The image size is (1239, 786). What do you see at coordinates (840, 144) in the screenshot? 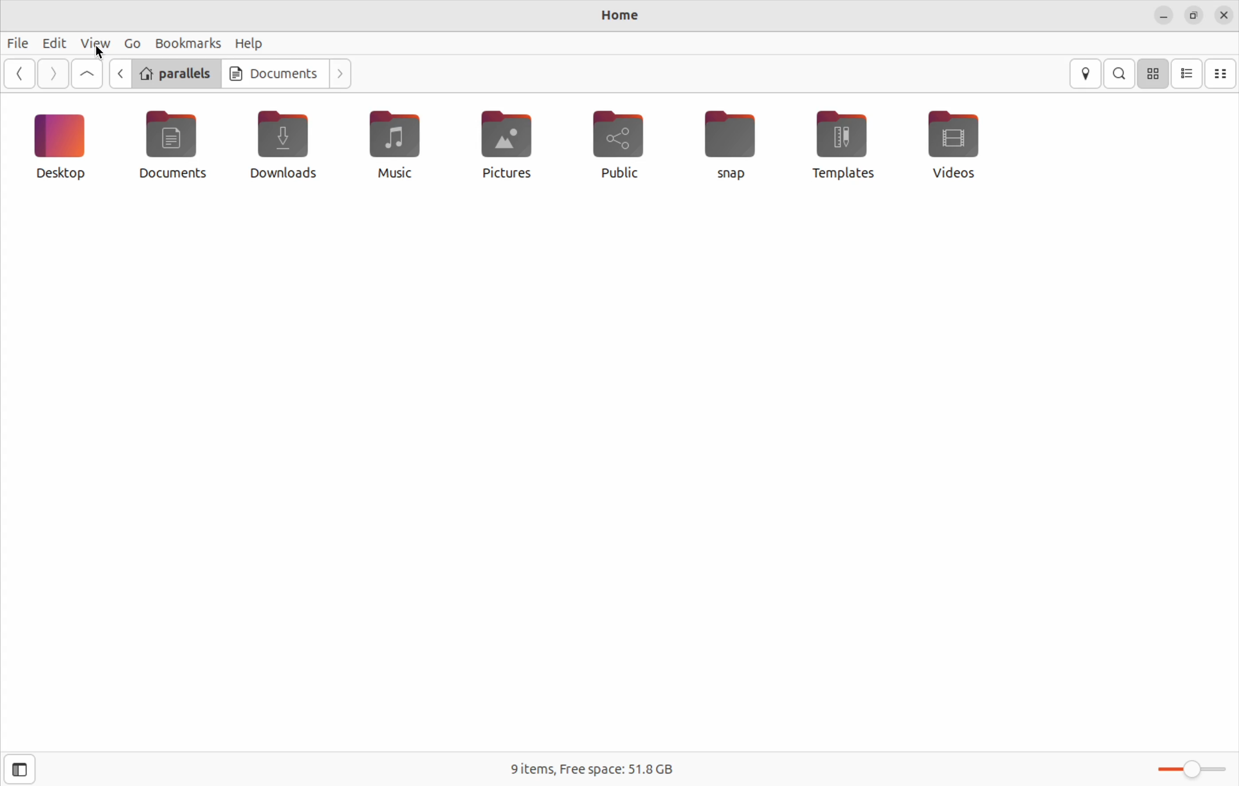
I see `templates` at bounding box center [840, 144].